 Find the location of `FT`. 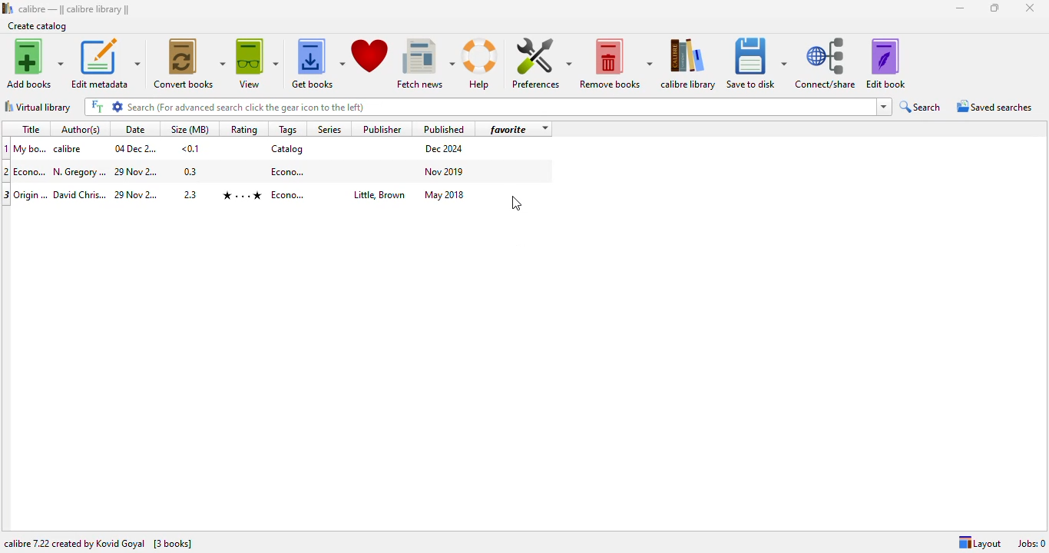

FT is located at coordinates (96, 107).